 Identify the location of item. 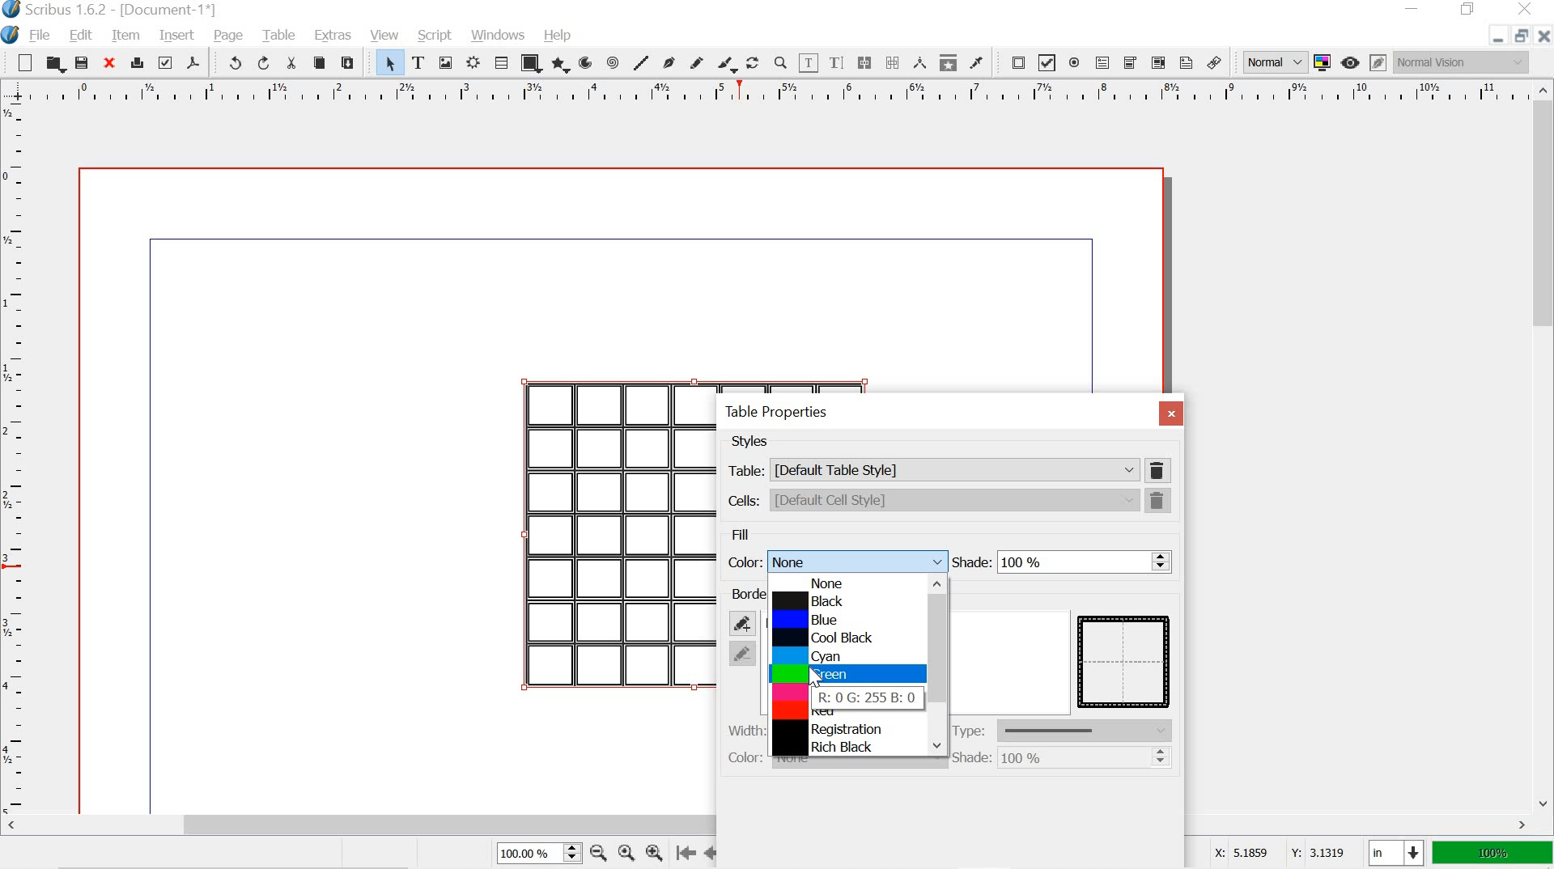
(125, 36).